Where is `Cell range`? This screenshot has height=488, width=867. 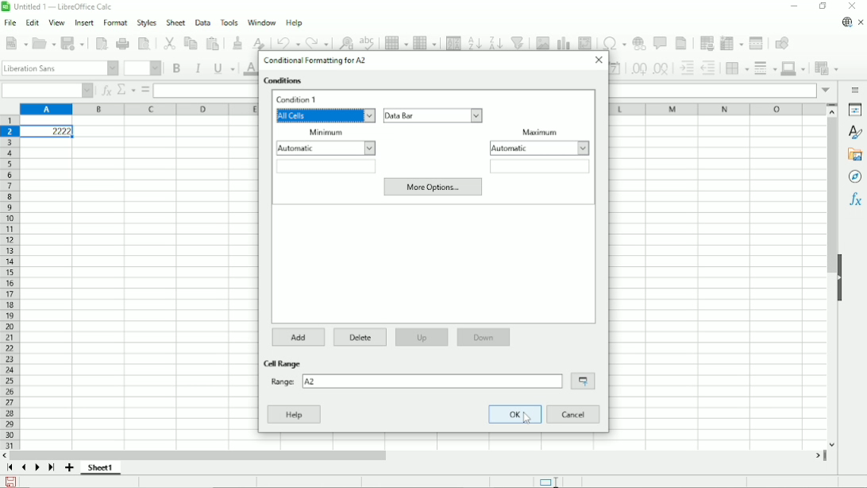 Cell range is located at coordinates (281, 363).